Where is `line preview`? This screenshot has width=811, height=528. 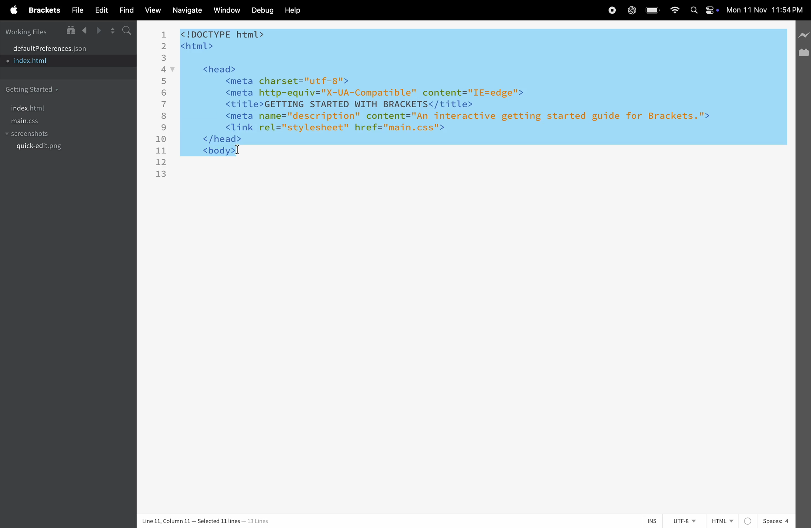
line preview is located at coordinates (803, 37).